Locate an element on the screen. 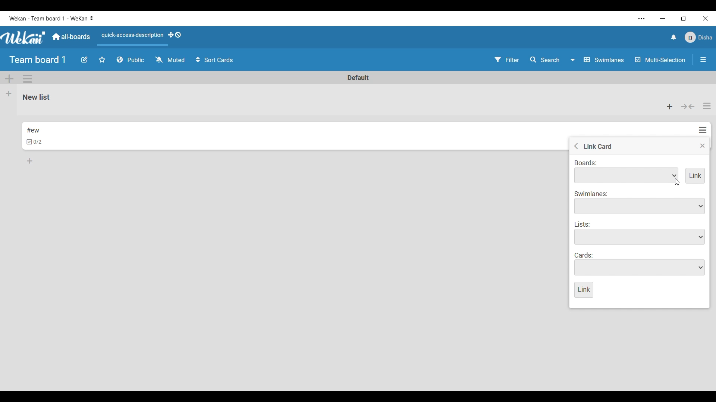  Swimlane name is located at coordinates (358, 77).